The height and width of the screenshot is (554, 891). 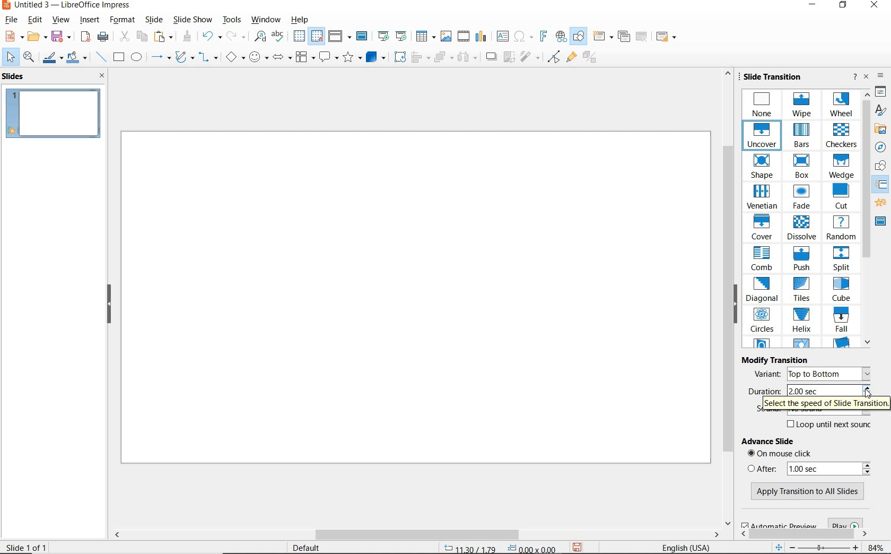 What do you see at coordinates (193, 20) in the screenshot?
I see `SLIDE SHOW` at bounding box center [193, 20].